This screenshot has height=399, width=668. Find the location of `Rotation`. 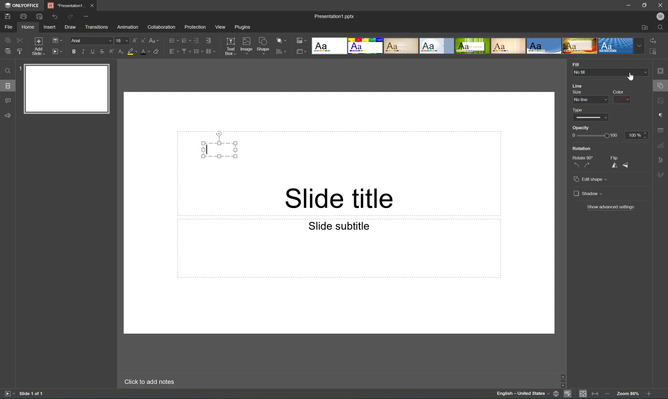

Rotation is located at coordinates (582, 148).